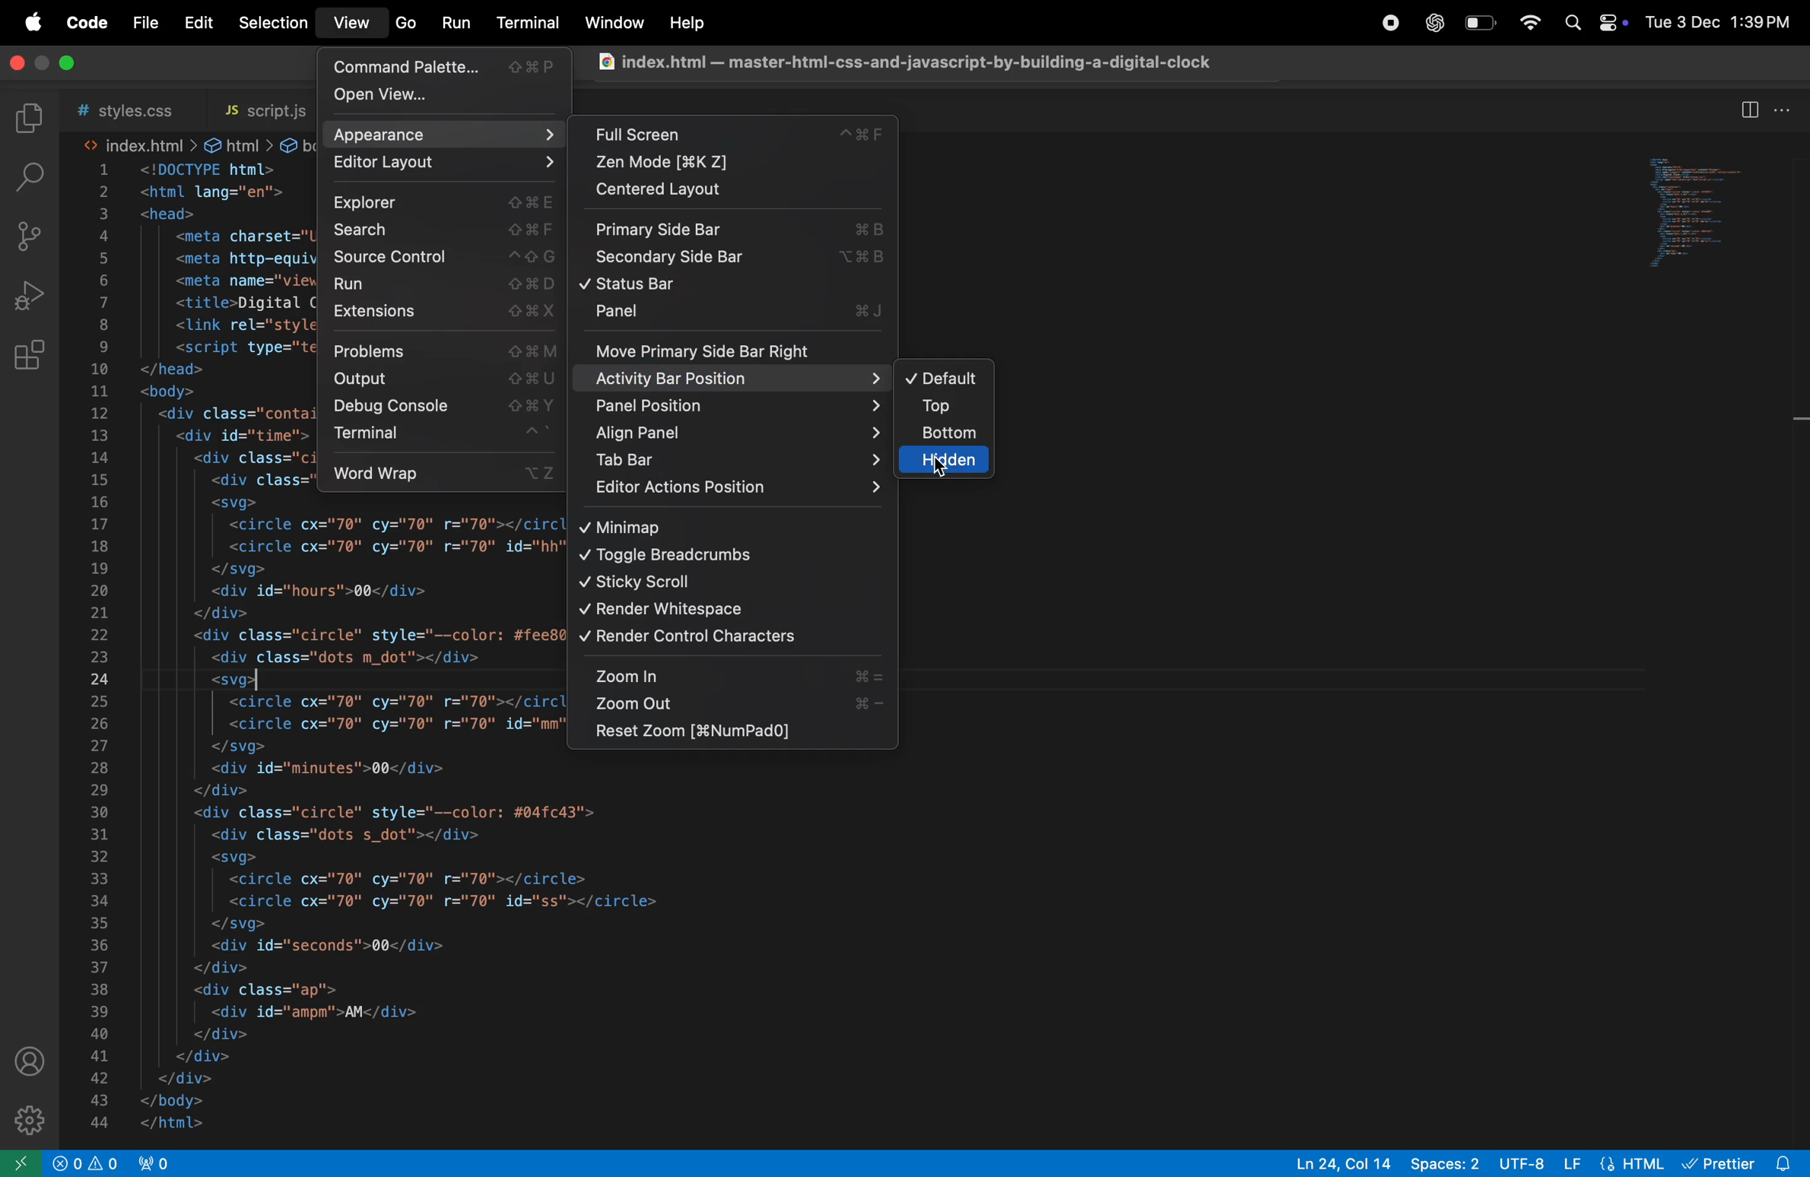 The height and width of the screenshot is (1177, 1810). Describe the element at coordinates (437, 258) in the screenshot. I see `source control` at that location.